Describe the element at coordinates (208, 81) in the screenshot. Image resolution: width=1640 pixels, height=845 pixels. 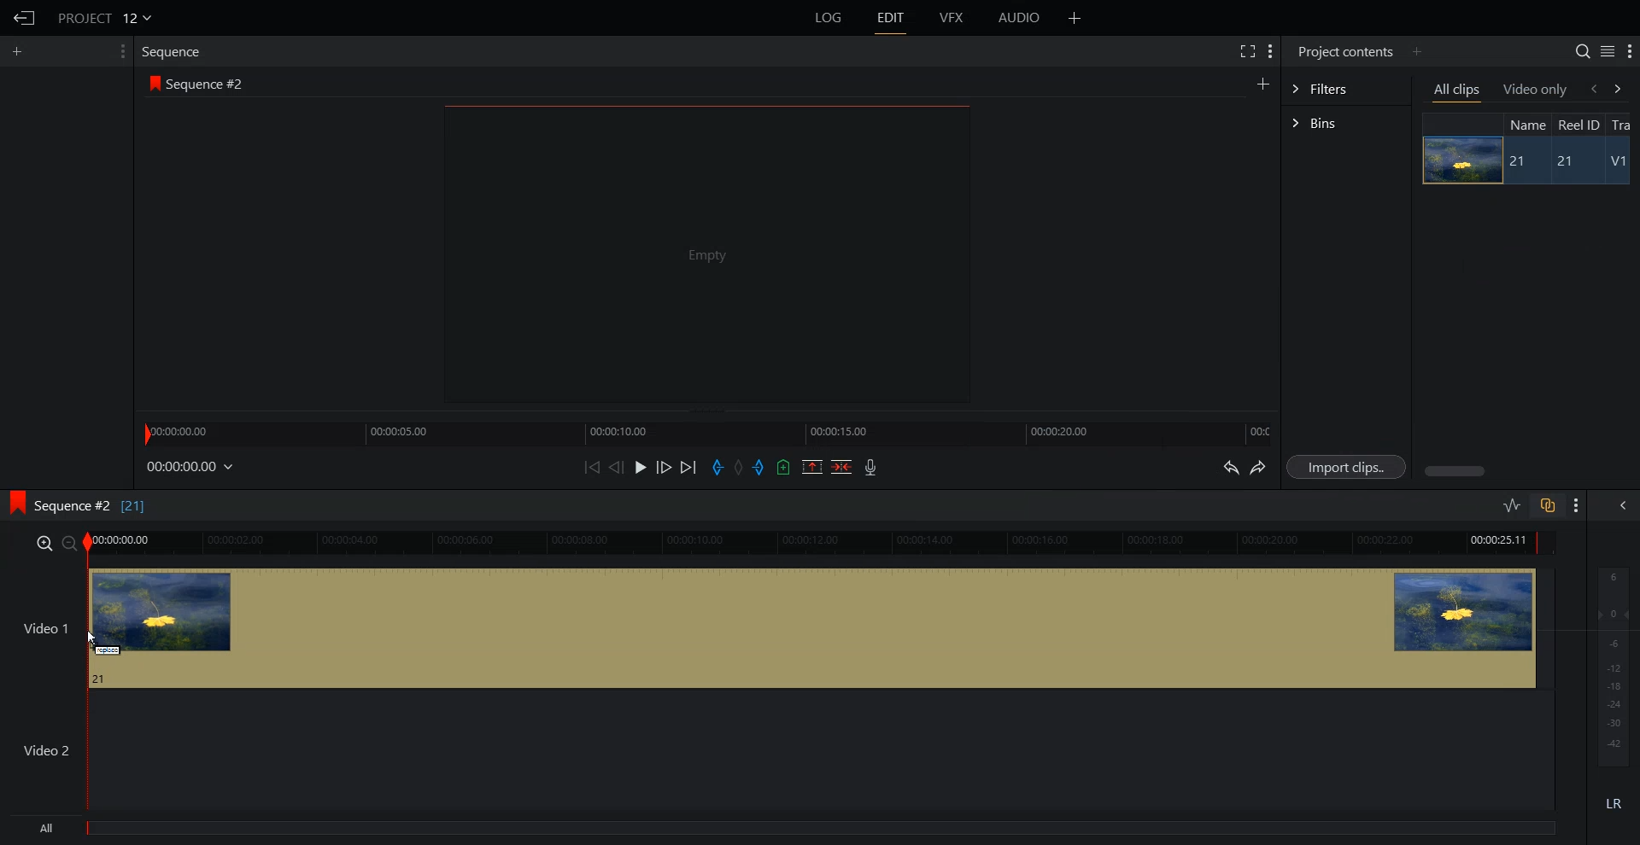
I see `Sequence #2` at that location.